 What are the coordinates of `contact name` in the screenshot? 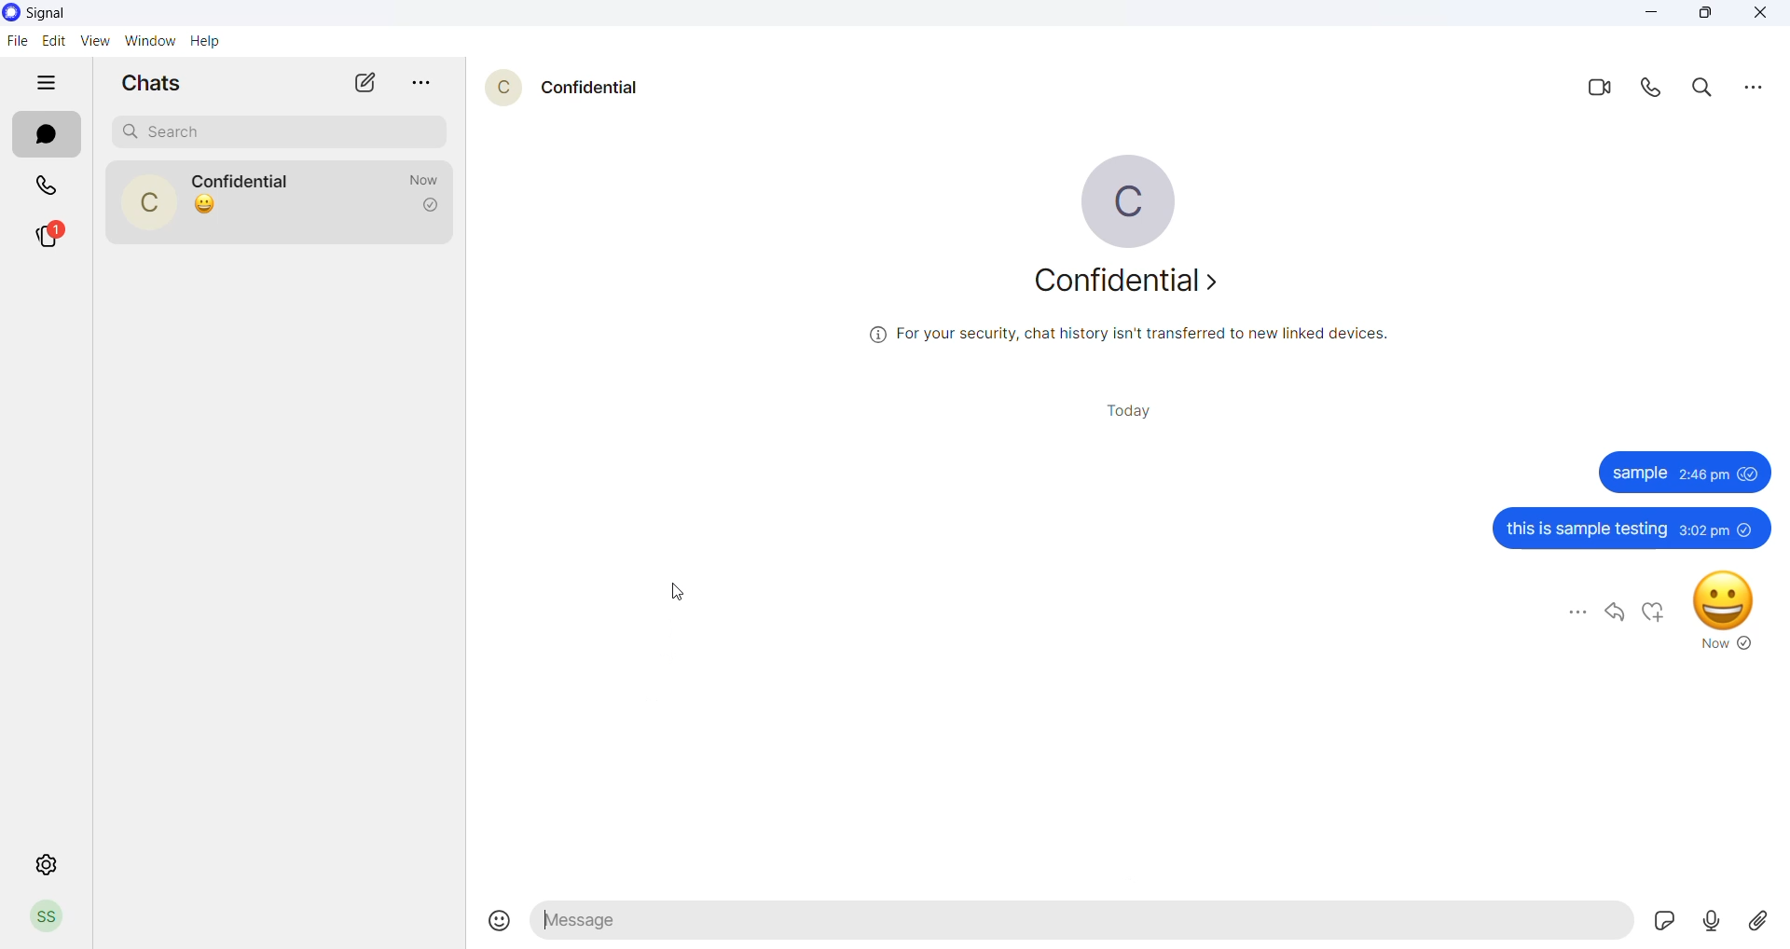 It's located at (241, 180).